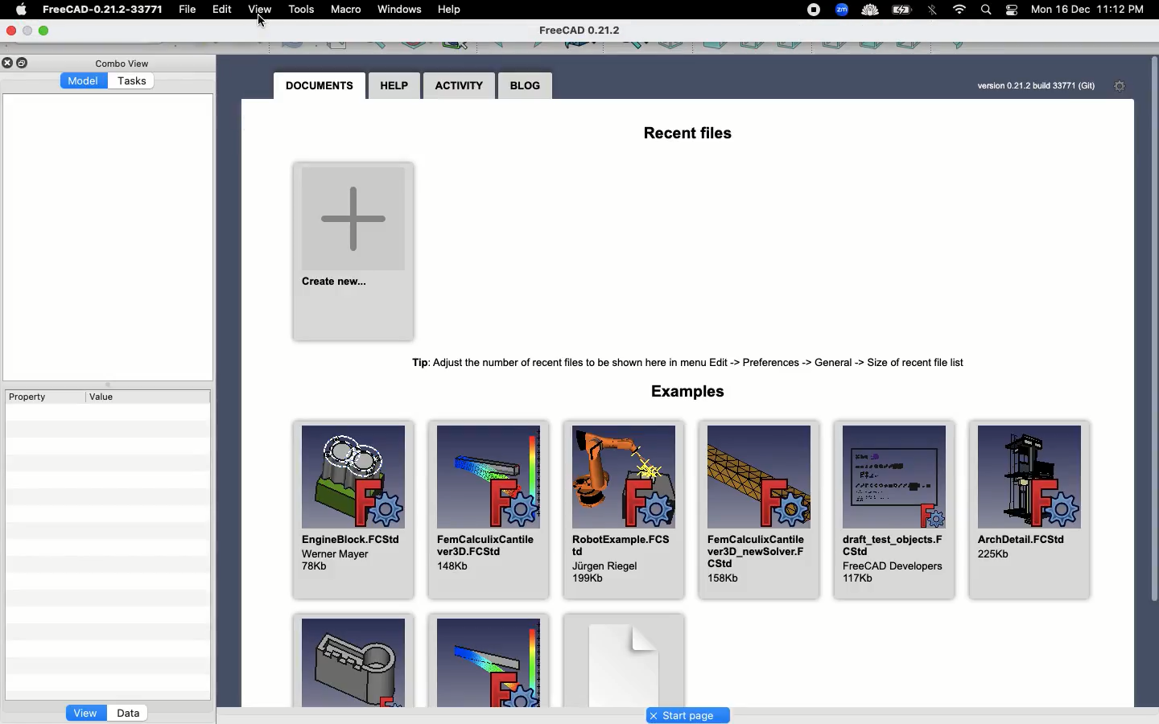 The width and height of the screenshot is (1159, 724). I want to click on Tasks, so click(134, 80).